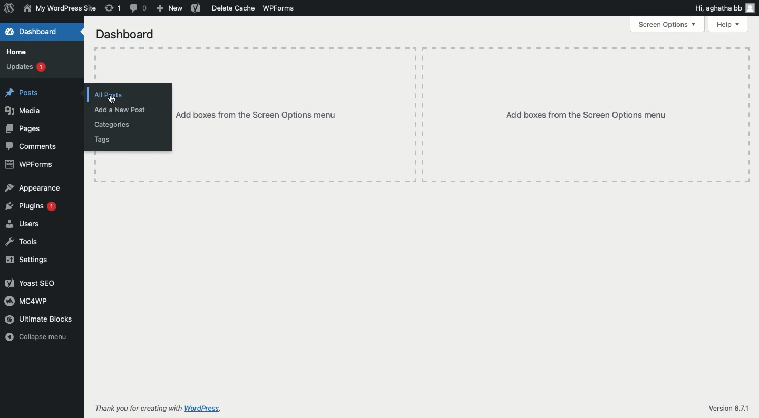 The height and width of the screenshot is (418, 759). I want to click on Pages, so click(26, 130).